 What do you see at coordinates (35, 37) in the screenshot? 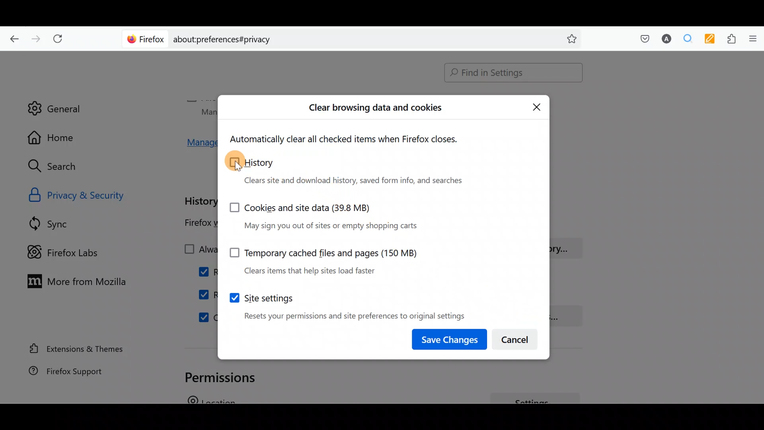
I see `Go forward one page` at bounding box center [35, 37].